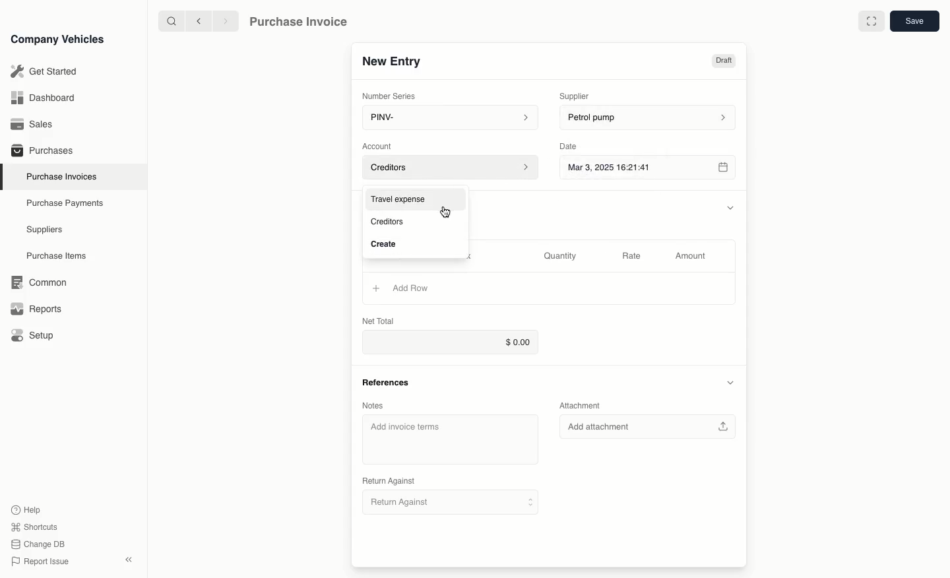  Describe the element at coordinates (63, 203) in the screenshot. I see `Purchase Payments` at that location.